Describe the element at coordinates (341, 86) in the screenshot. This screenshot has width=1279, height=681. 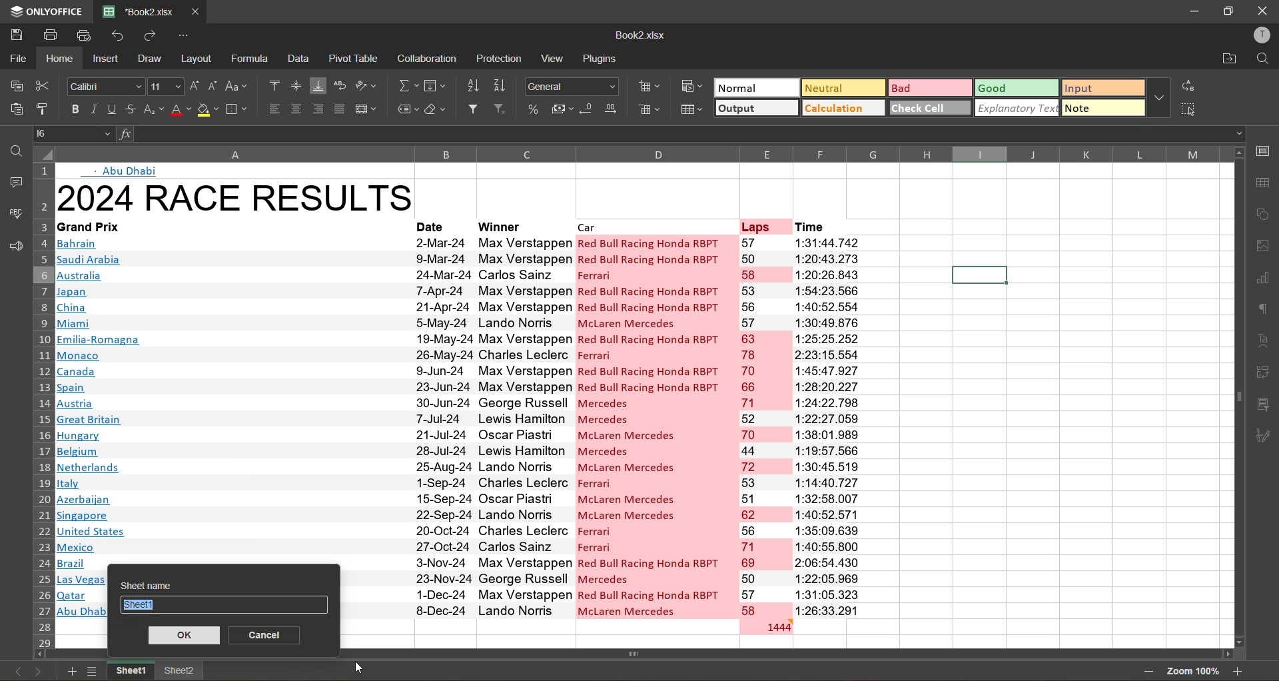
I see `wrap text` at that location.